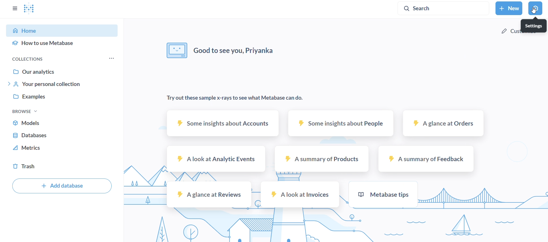  Describe the element at coordinates (222, 51) in the screenshot. I see `good to see you, priyanka` at that location.